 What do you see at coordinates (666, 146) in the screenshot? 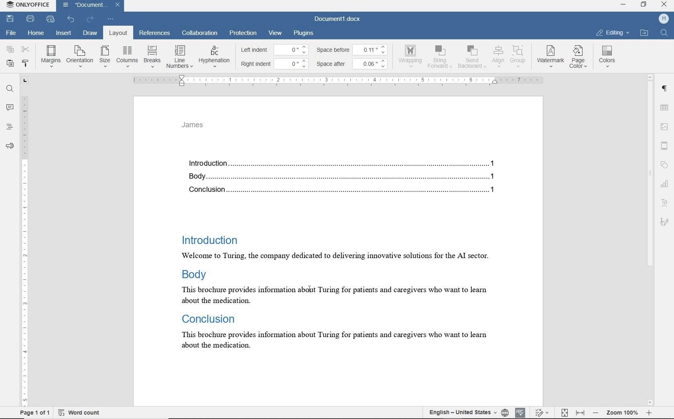
I see `header & footer` at bounding box center [666, 146].